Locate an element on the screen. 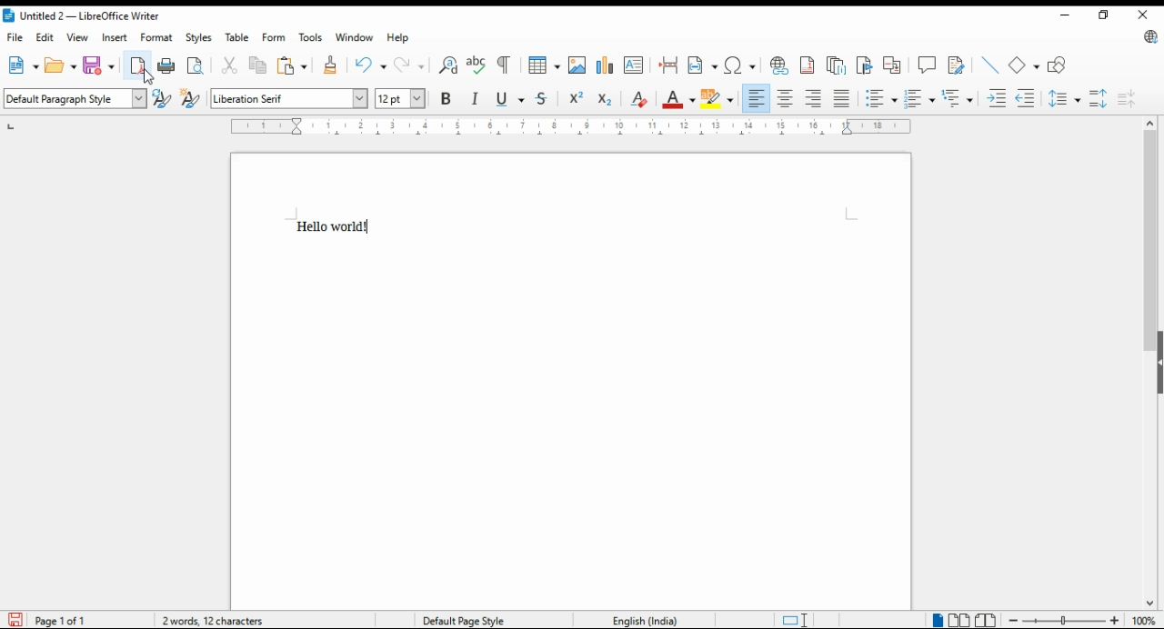  insert image is located at coordinates (577, 65).